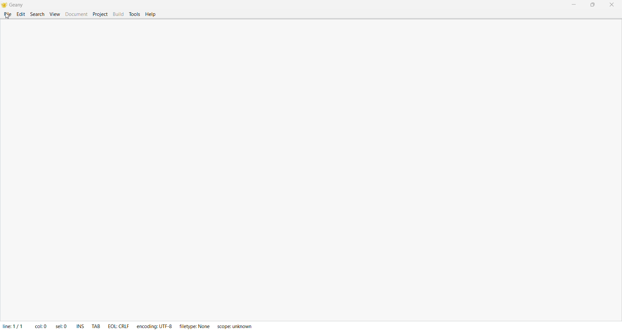 This screenshot has width=622, height=330. What do you see at coordinates (196, 326) in the screenshot?
I see `filetype: None` at bounding box center [196, 326].